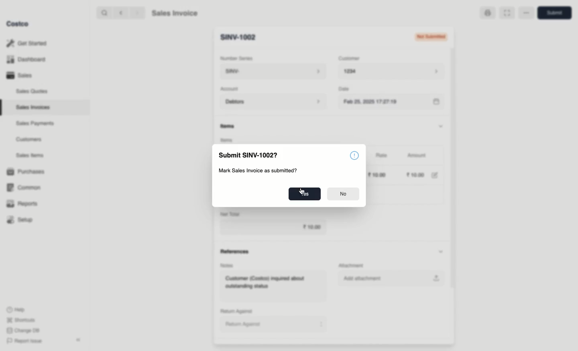 The image size is (578, 351). Describe the element at coordinates (20, 219) in the screenshot. I see `Setup` at that location.